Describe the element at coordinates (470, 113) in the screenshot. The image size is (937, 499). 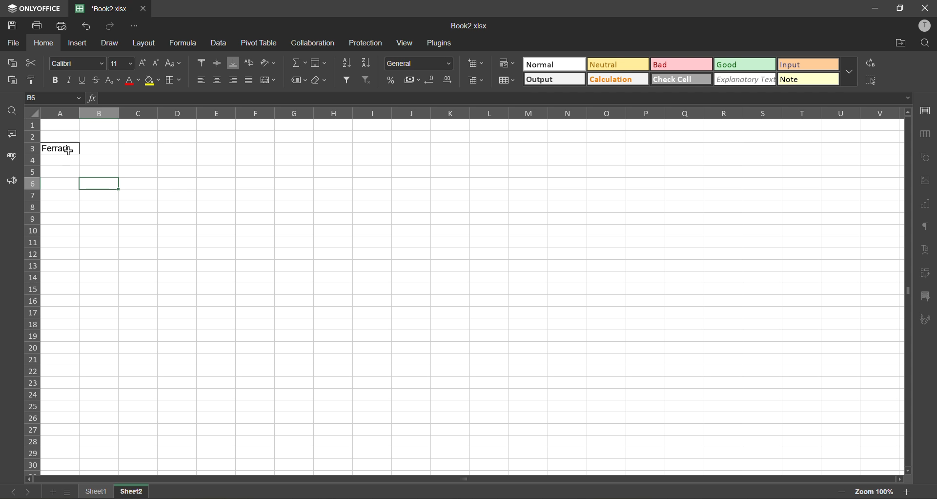
I see `column names` at that location.